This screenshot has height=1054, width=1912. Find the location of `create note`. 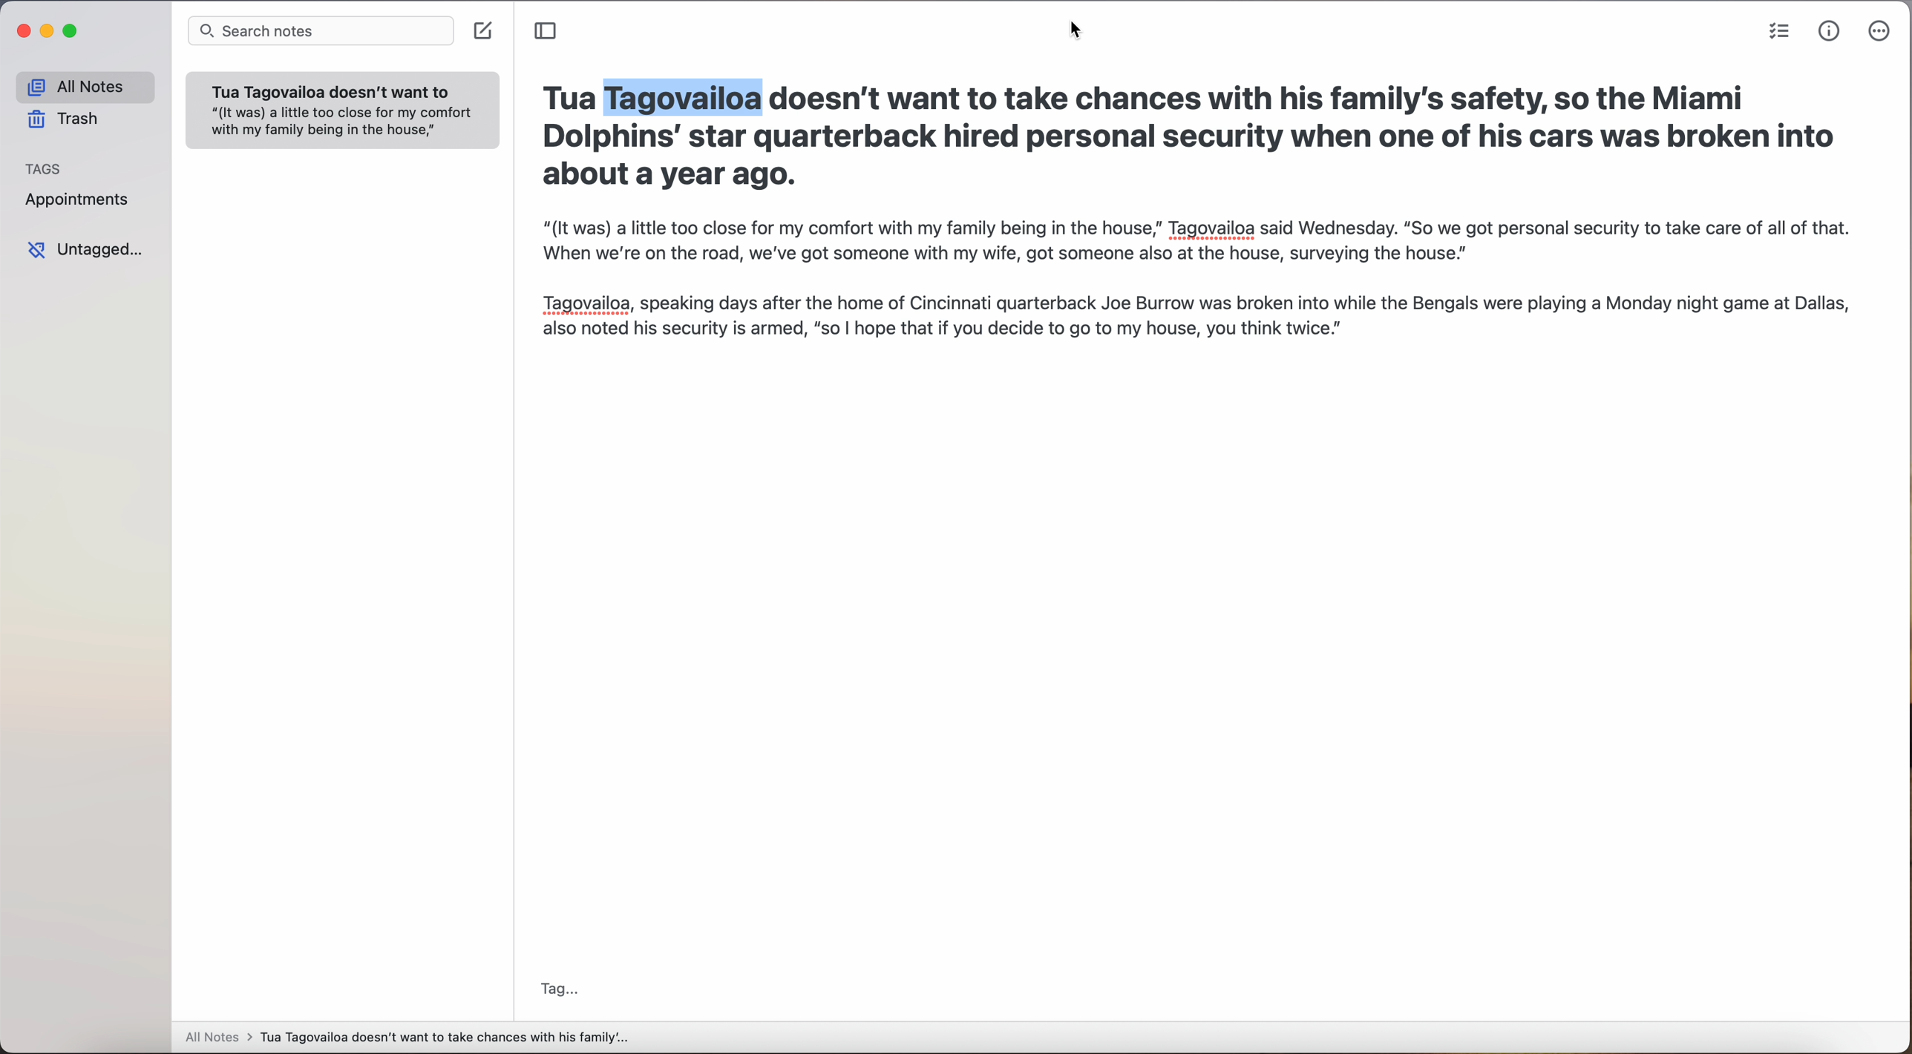

create note is located at coordinates (482, 33).